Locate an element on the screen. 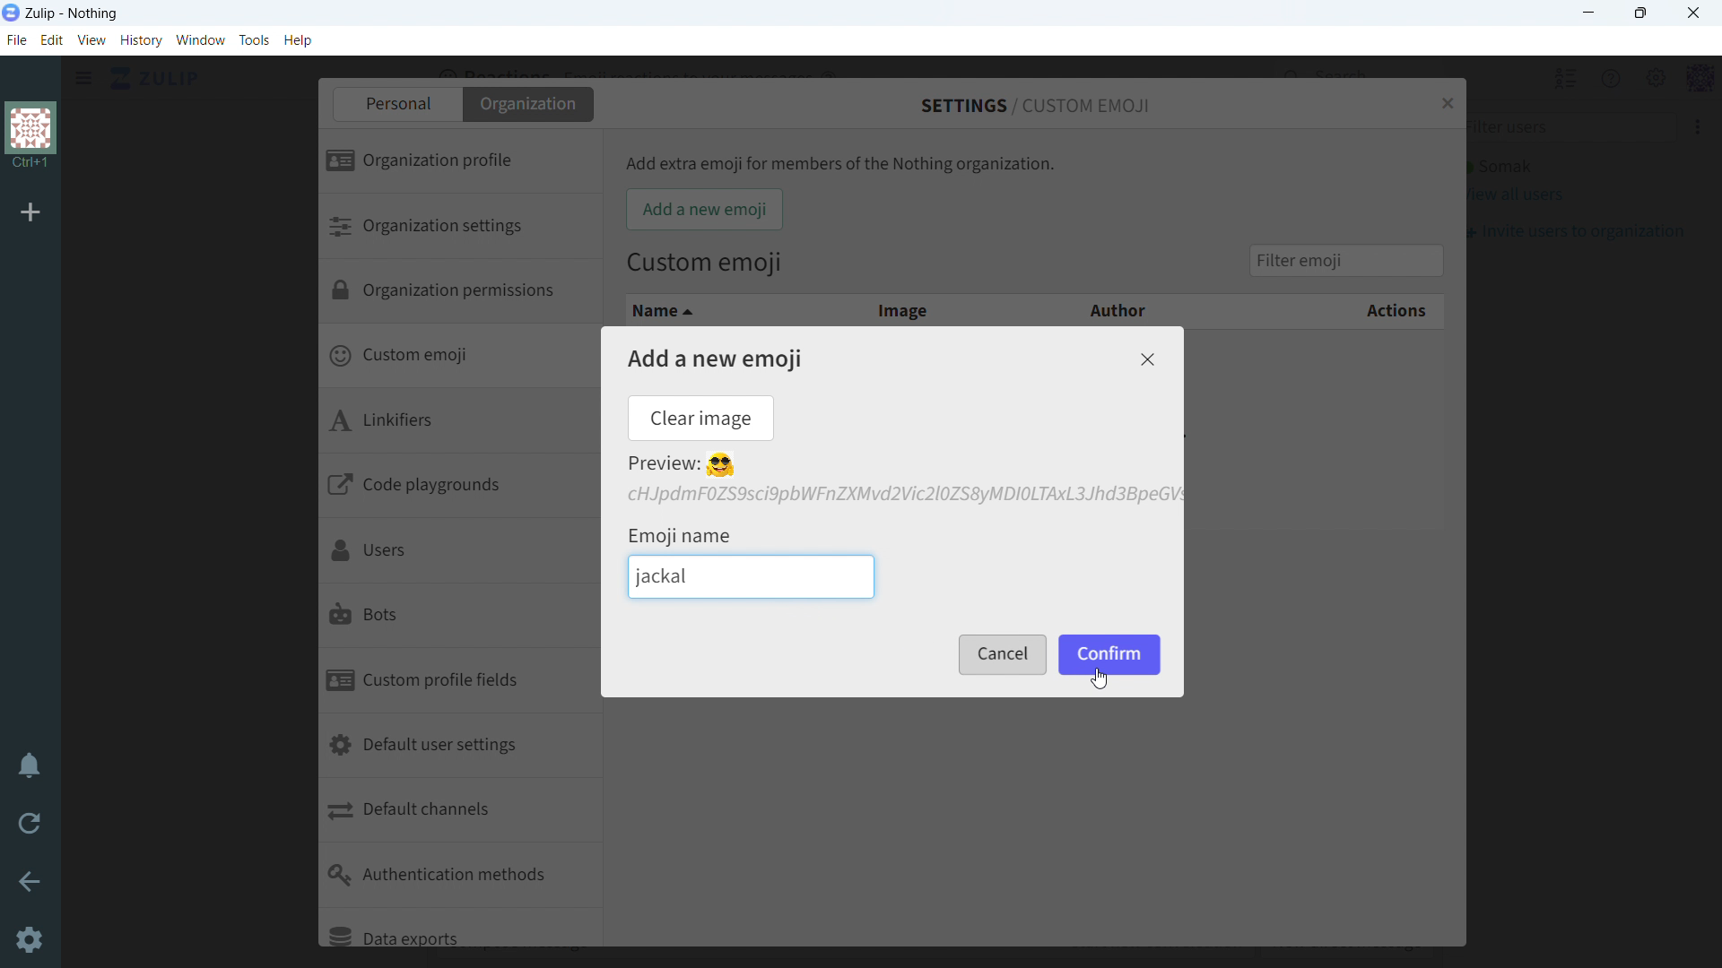  Add extra emoji for members of the Nothing organization. is located at coordinates (841, 164).